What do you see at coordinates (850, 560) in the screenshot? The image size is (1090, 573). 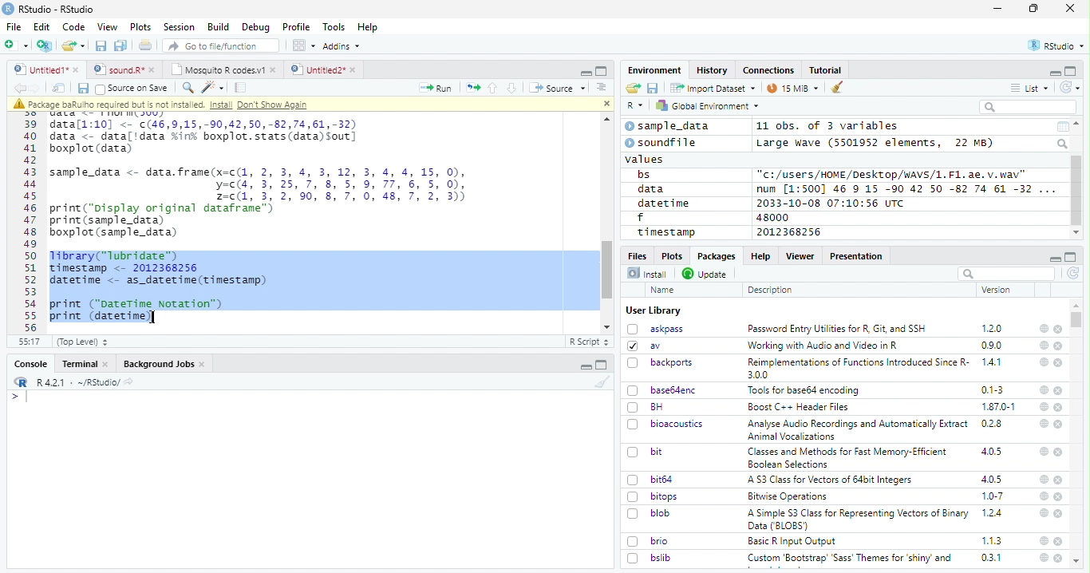 I see `Custom ‘Bootstrap’ ‘Sass’ Themes for ‘shiny’ and` at bounding box center [850, 560].